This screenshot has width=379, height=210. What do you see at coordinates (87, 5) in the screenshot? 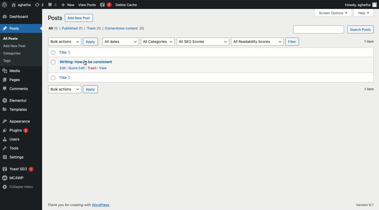
I see `View Posts` at bounding box center [87, 5].